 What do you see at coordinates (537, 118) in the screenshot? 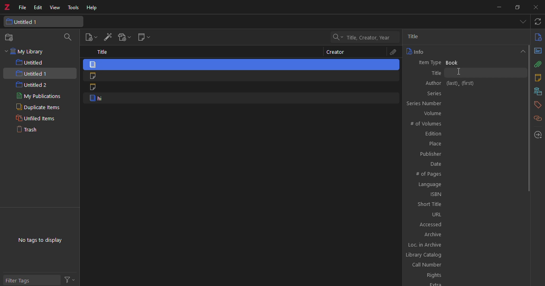
I see `related` at bounding box center [537, 118].